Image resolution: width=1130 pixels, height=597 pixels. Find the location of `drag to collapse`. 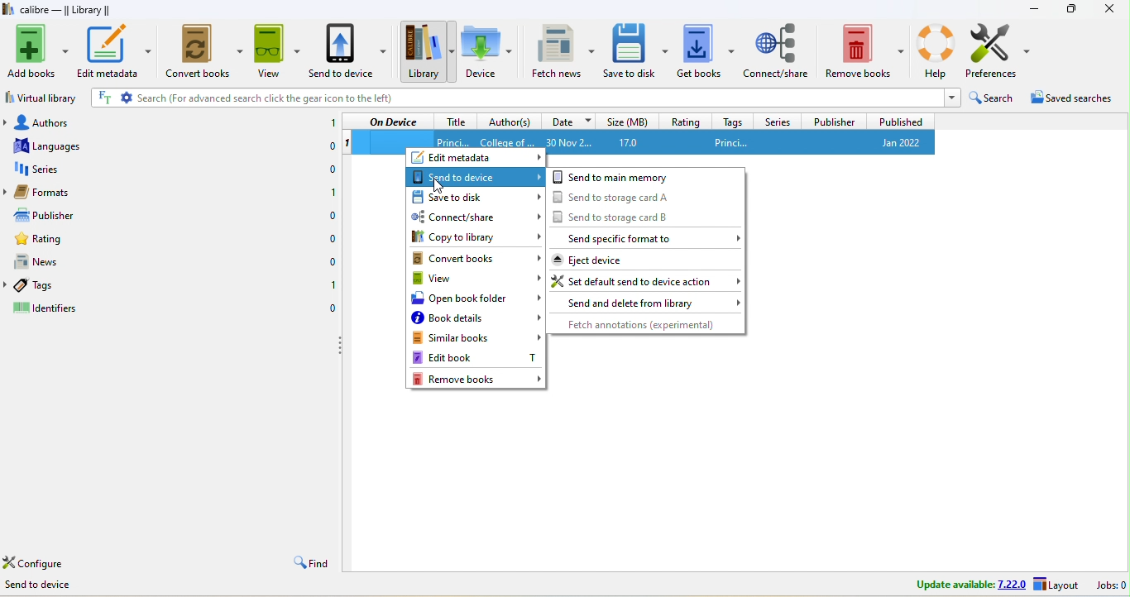

drag to collapse is located at coordinates (342, 347).